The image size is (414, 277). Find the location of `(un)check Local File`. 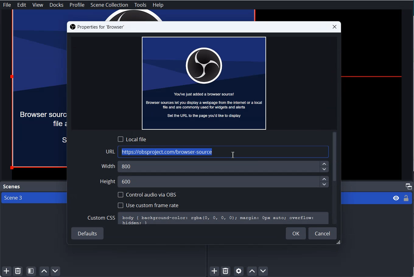

(un)check Local File is located at coordinates (132, 139).